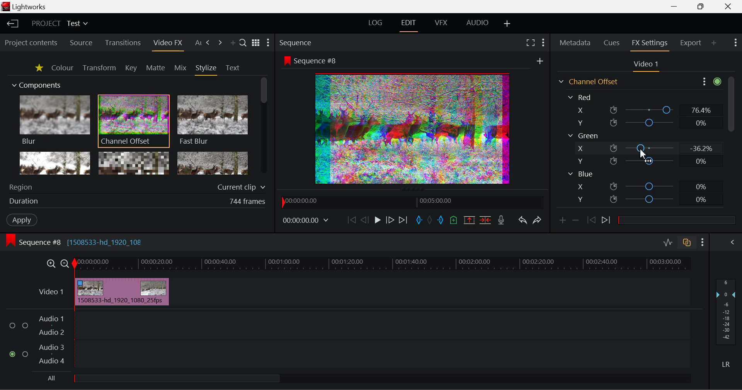 The height and width of the screenshot is (390, 742). Describe the element at coordinates (29, 7) in the screenshot. I see `Window Title` at that location.